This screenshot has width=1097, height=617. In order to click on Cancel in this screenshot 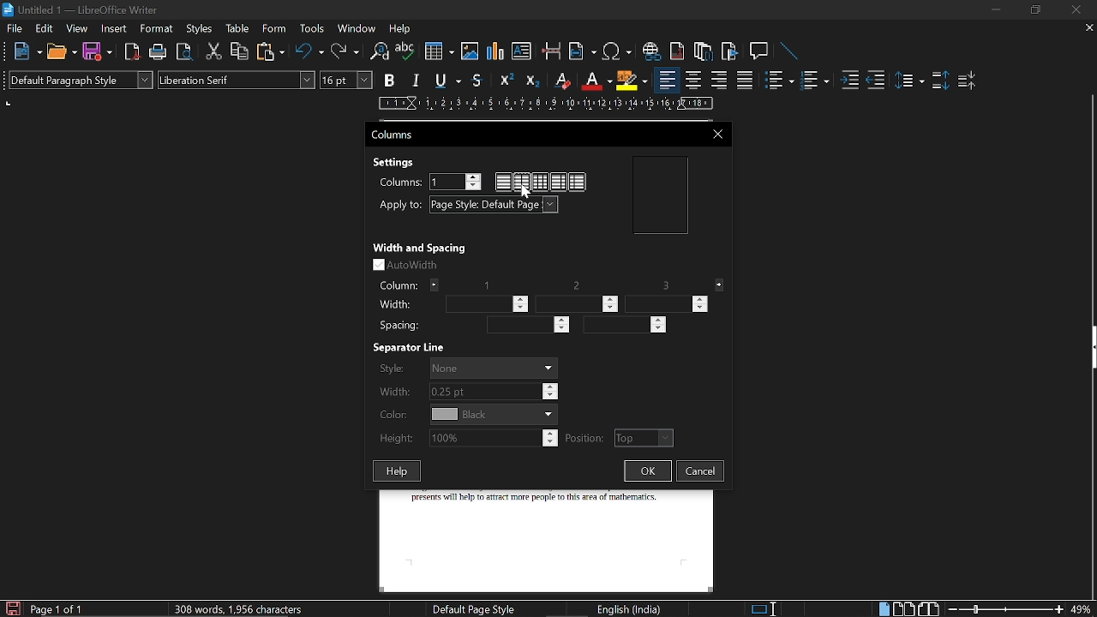, I will do `click(703, 473)`.